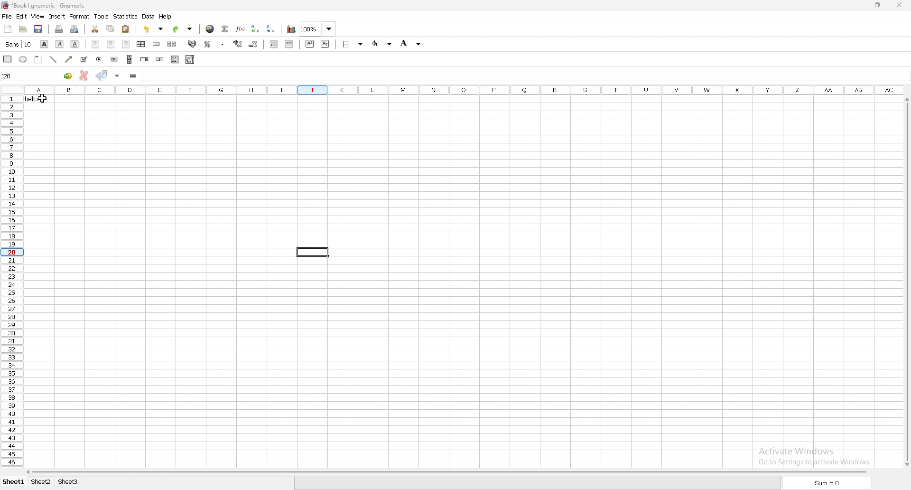 The width and height of the screenshot is (911, 490). What do you see at coordinates (326, 44) in the screenshot?
I see `subscript` at bounding box center [326, 44].